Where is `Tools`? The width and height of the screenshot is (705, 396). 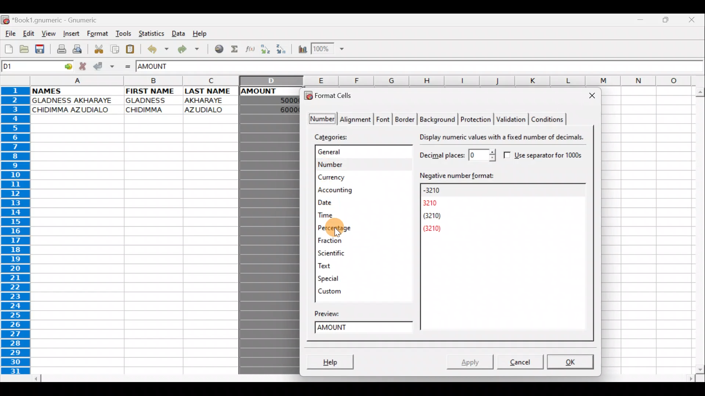 Tools is located at coordinates (121, 34).